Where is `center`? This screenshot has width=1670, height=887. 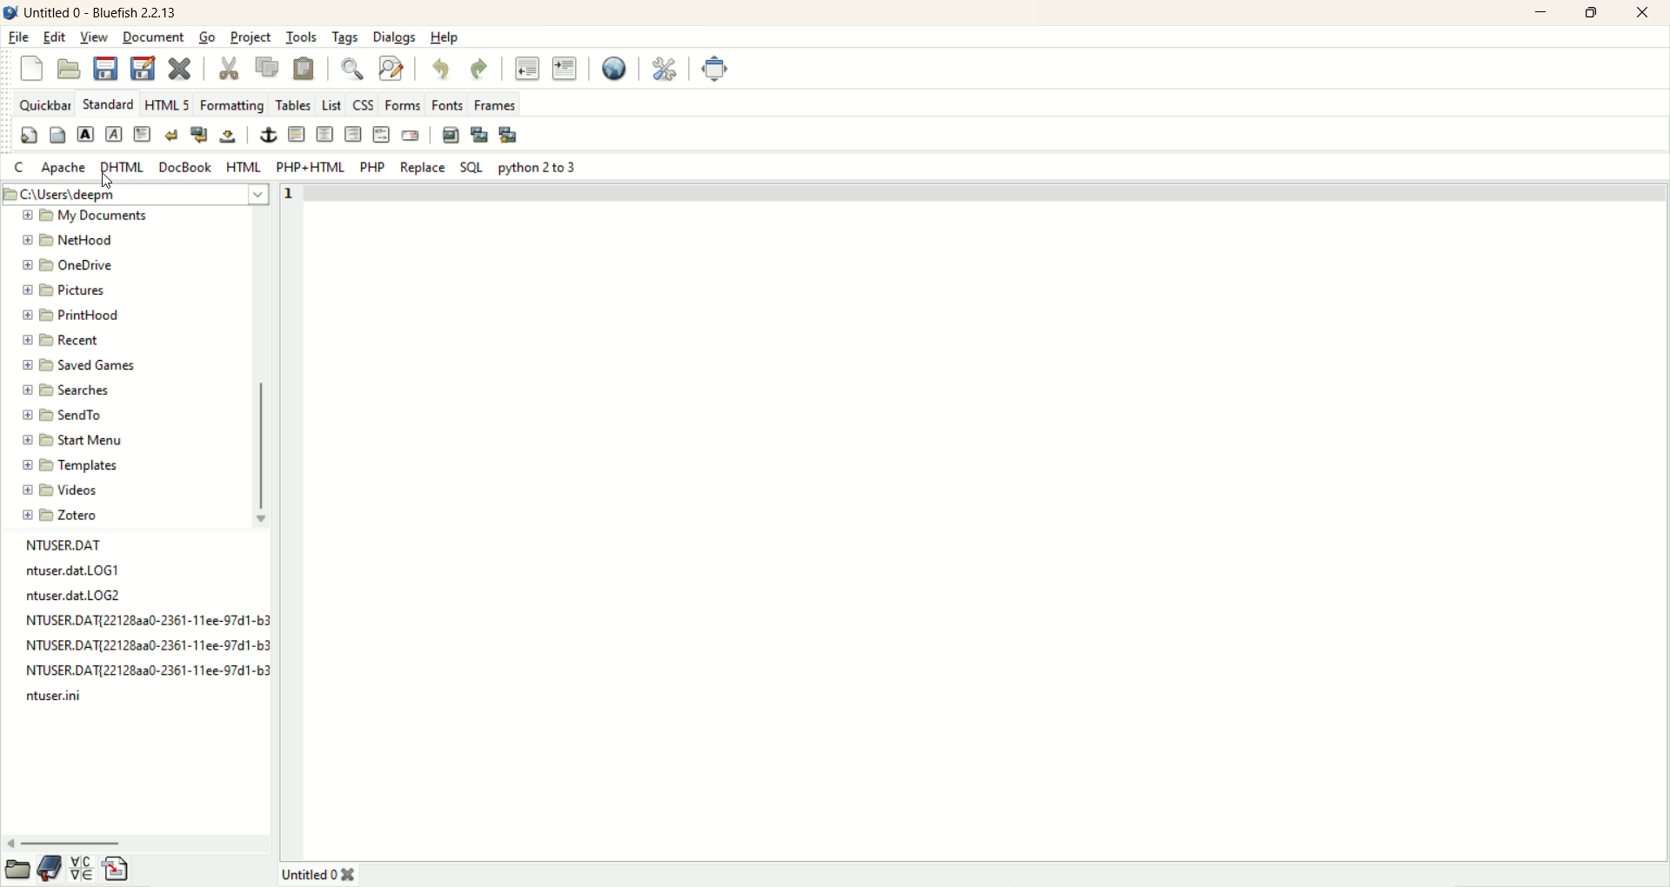
center is located at coordinates (323, 133).